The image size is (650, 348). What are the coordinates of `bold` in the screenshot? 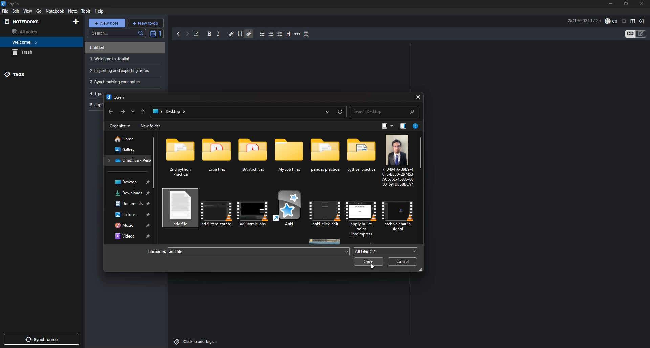 It's located at (209, 34).